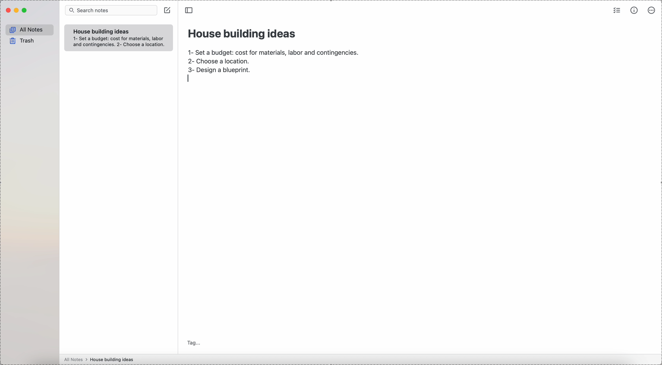  I want to click on metrics, so click(634, 11).